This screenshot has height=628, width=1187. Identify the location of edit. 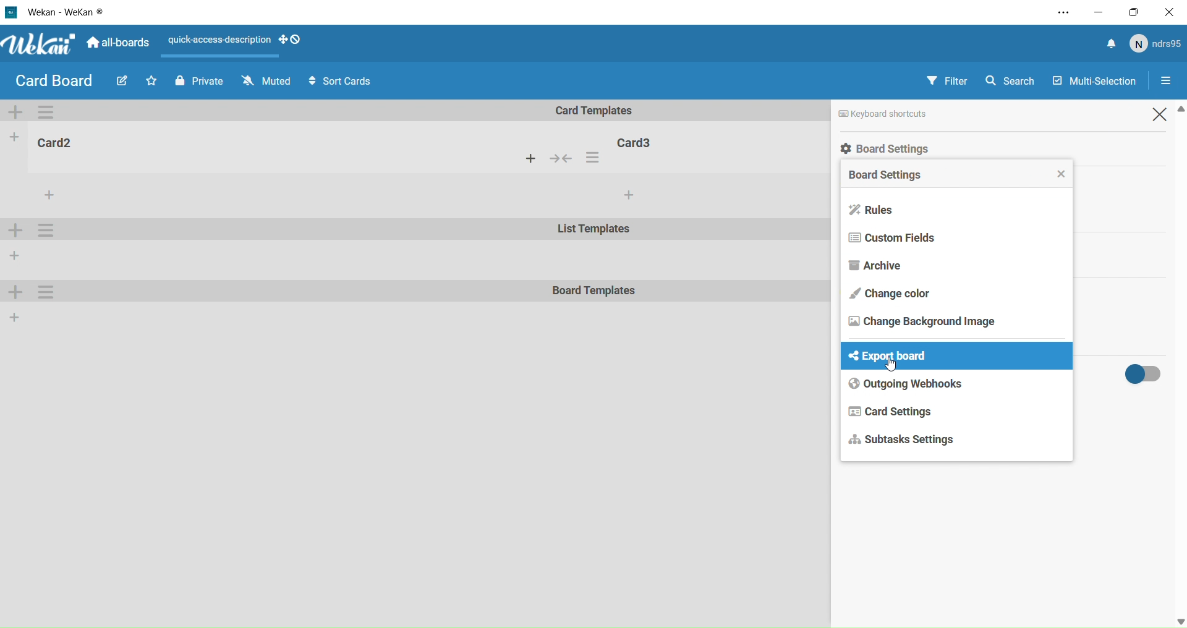
(120, 83).